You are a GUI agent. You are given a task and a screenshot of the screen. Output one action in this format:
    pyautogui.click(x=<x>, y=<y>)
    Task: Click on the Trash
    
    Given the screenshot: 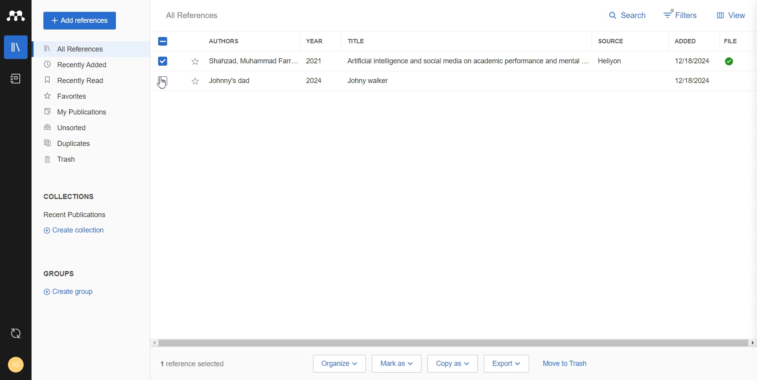 What is the action you would take?
    pyautogui.click(x=88, y=159)
    